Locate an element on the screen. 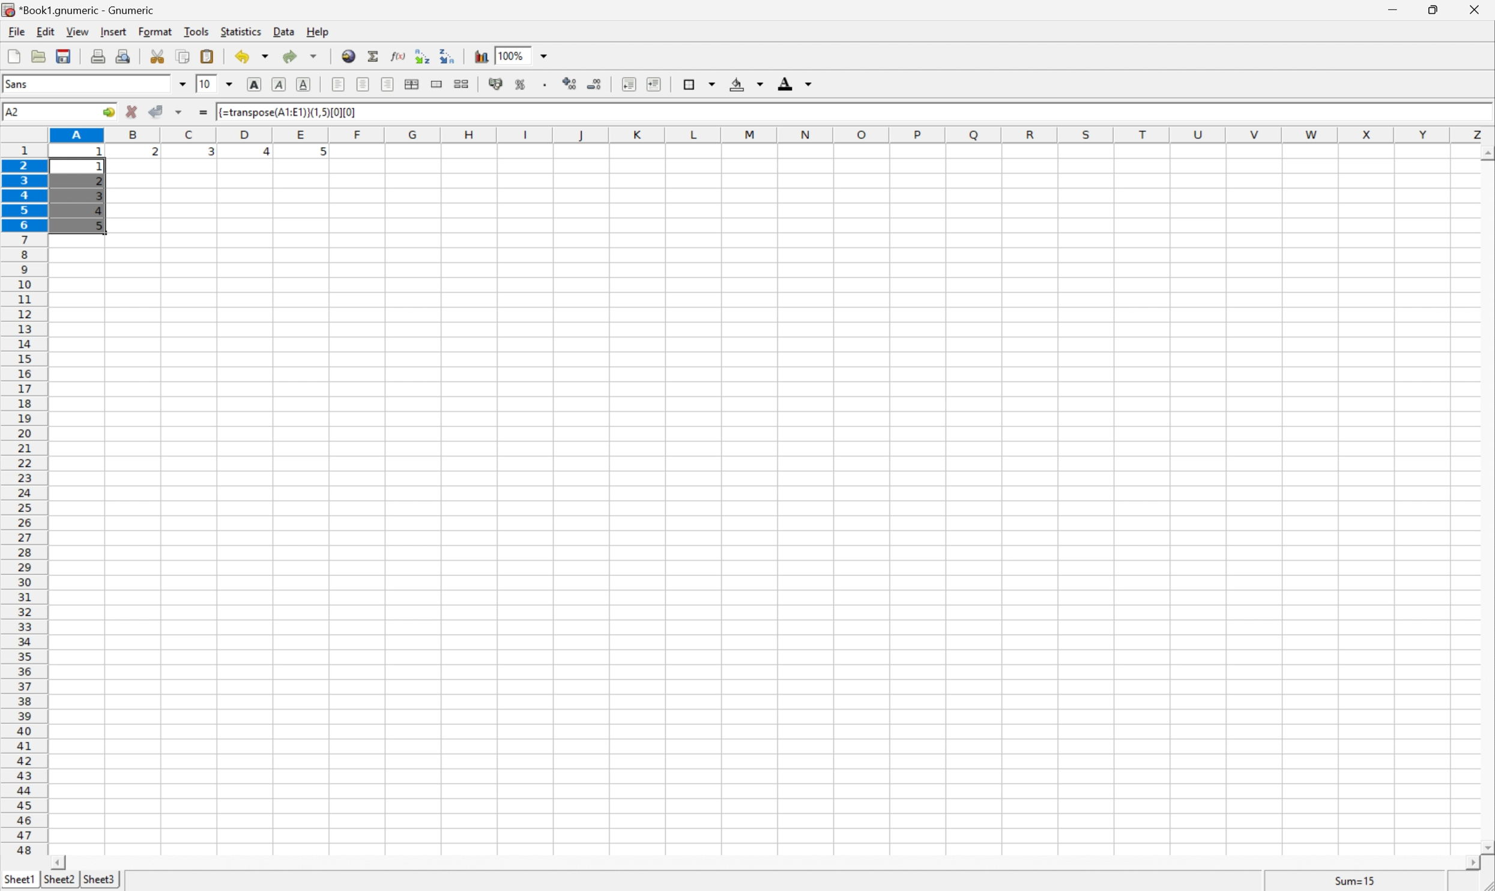 This screenshot has width=1495, height=891. format selection as accounting is located at coordinates (494, 84).